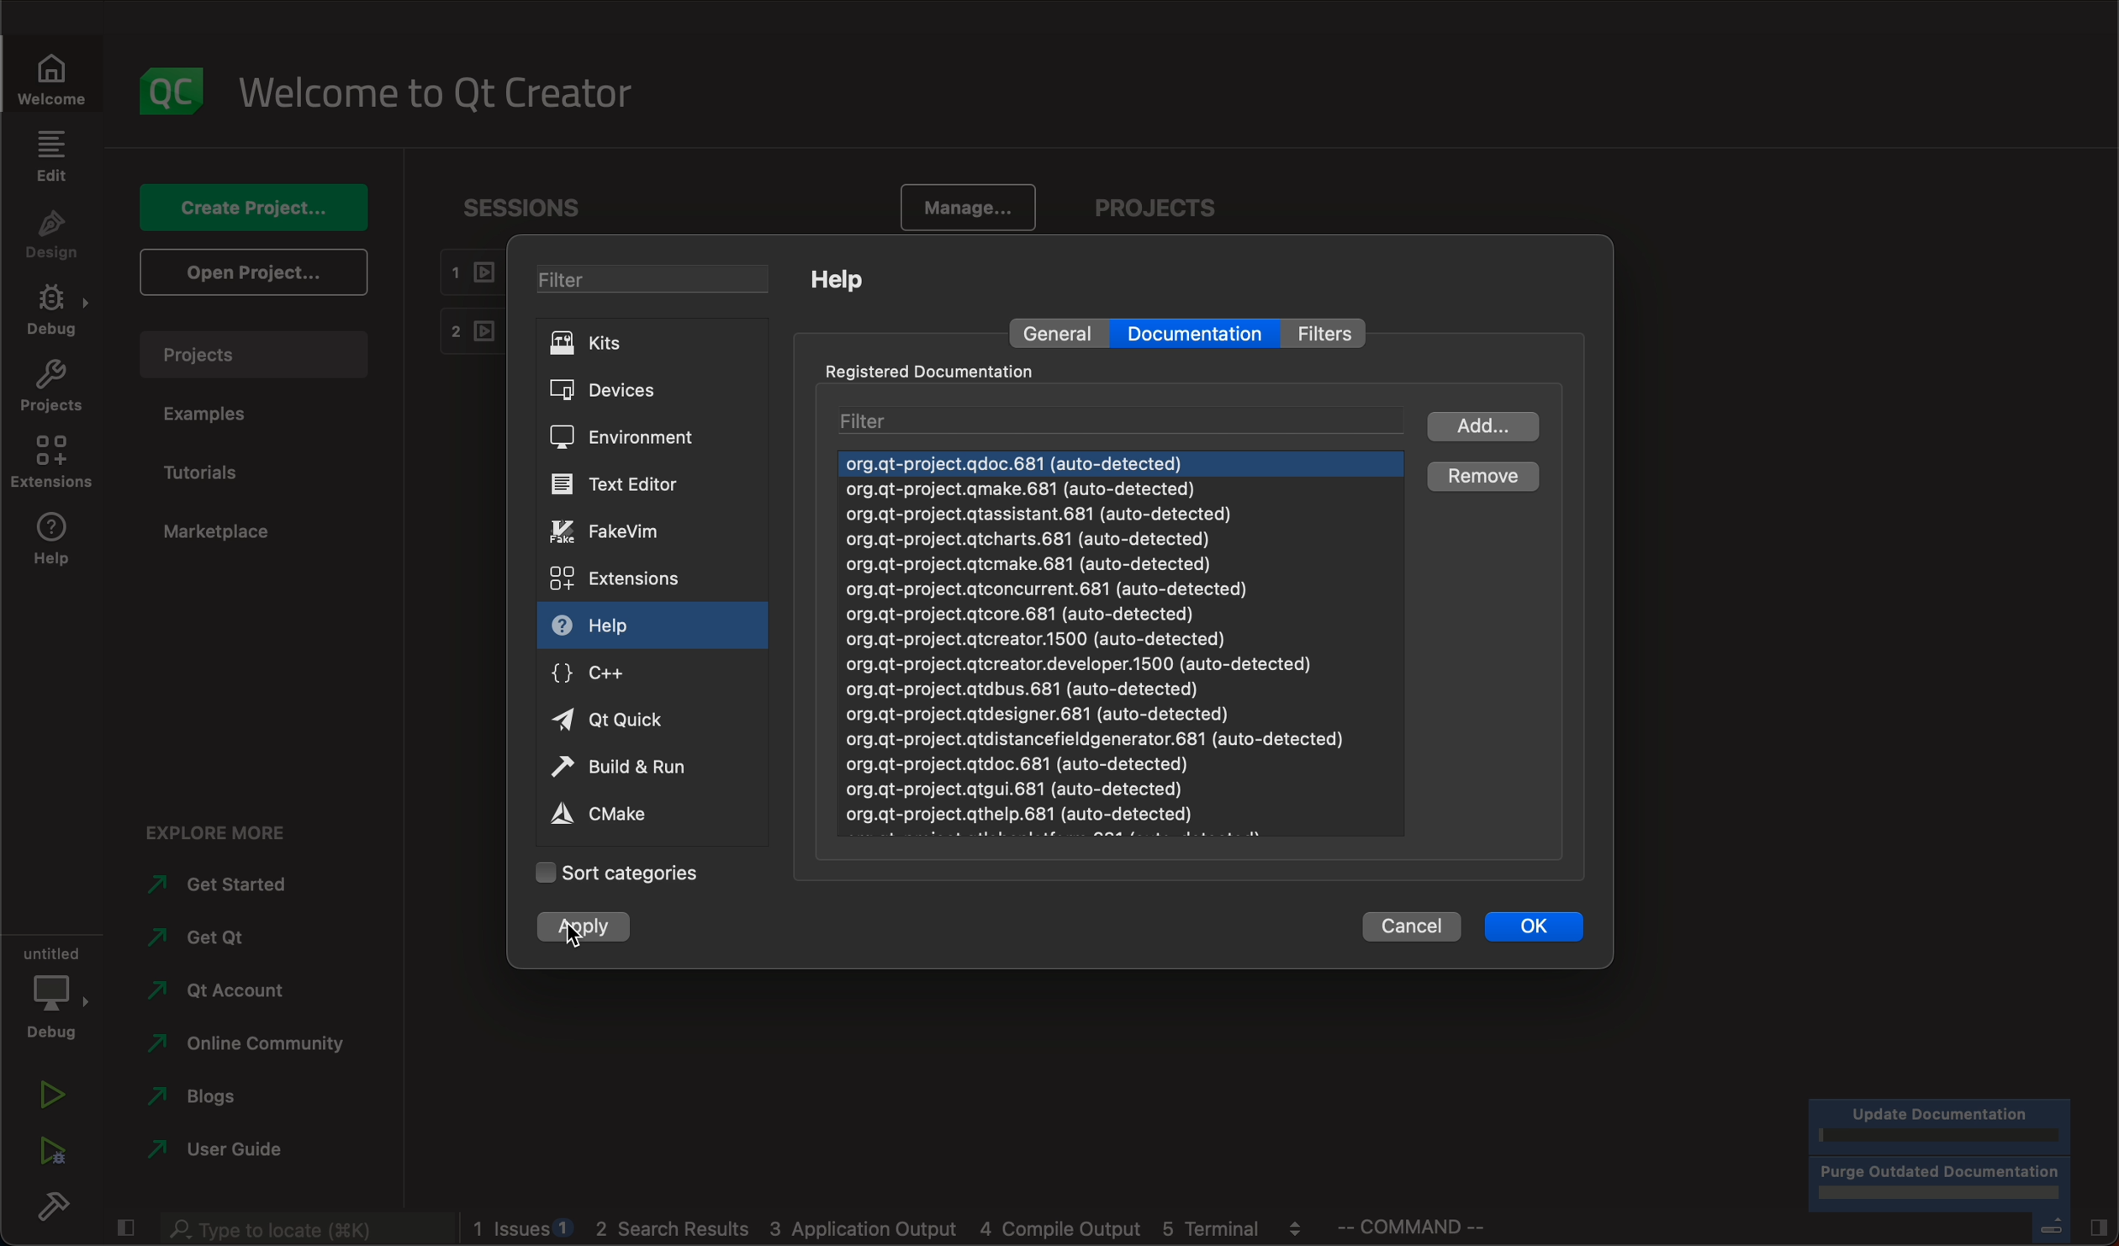 The image size is (2119, 1246). What do you see at coordinates (436, 93) in the screenshot?
I see `welcome` at bounding box center [436, 93].